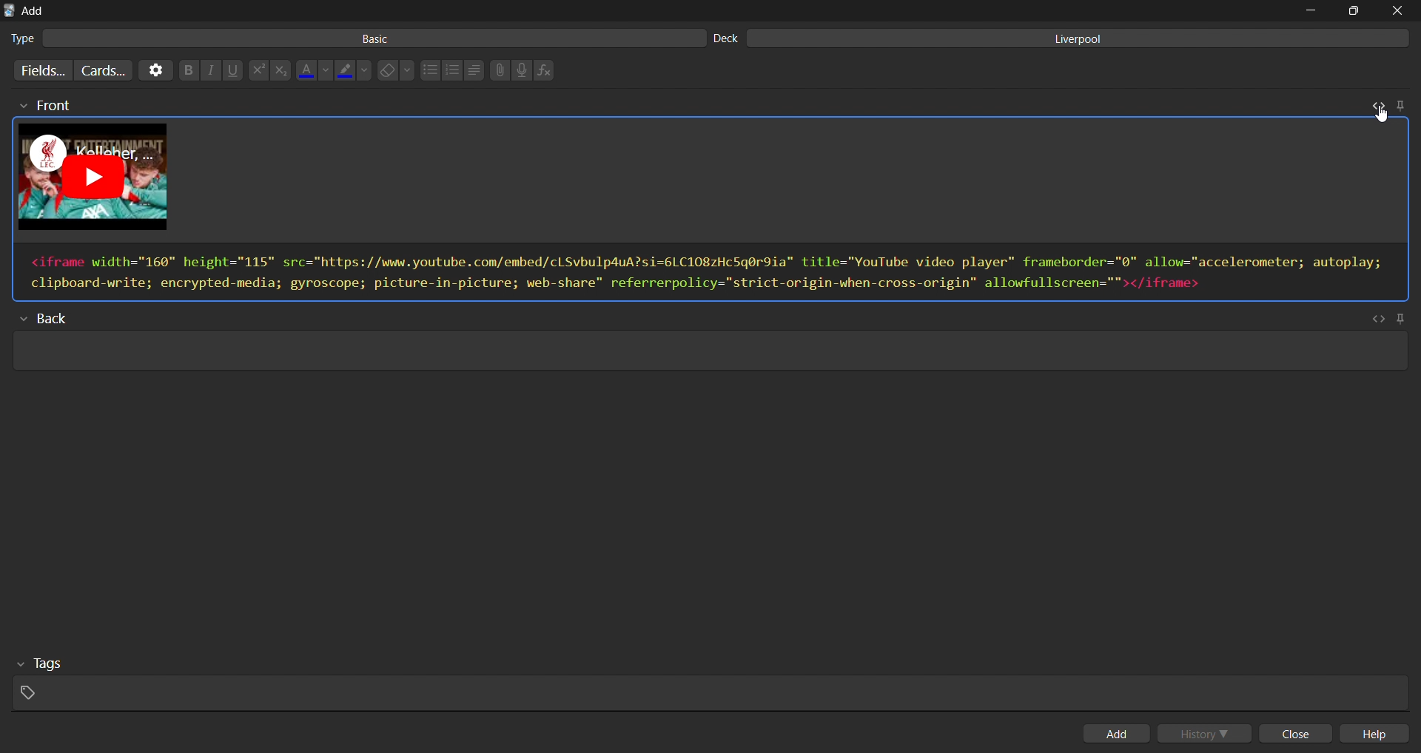 This screenshot has height=753, width=1421. Describe the element at coordinates (712, 274) in the screenshot. I see `html editor` at that location.